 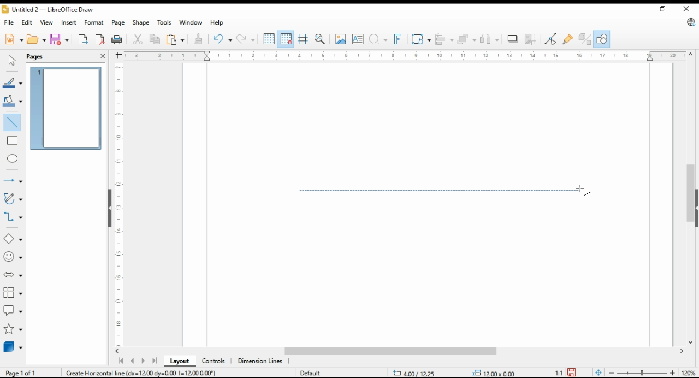 What do you see at coordinates (584, 191) in the screenshot?
I see `mouse pointer` at bounding box center [584, 191].